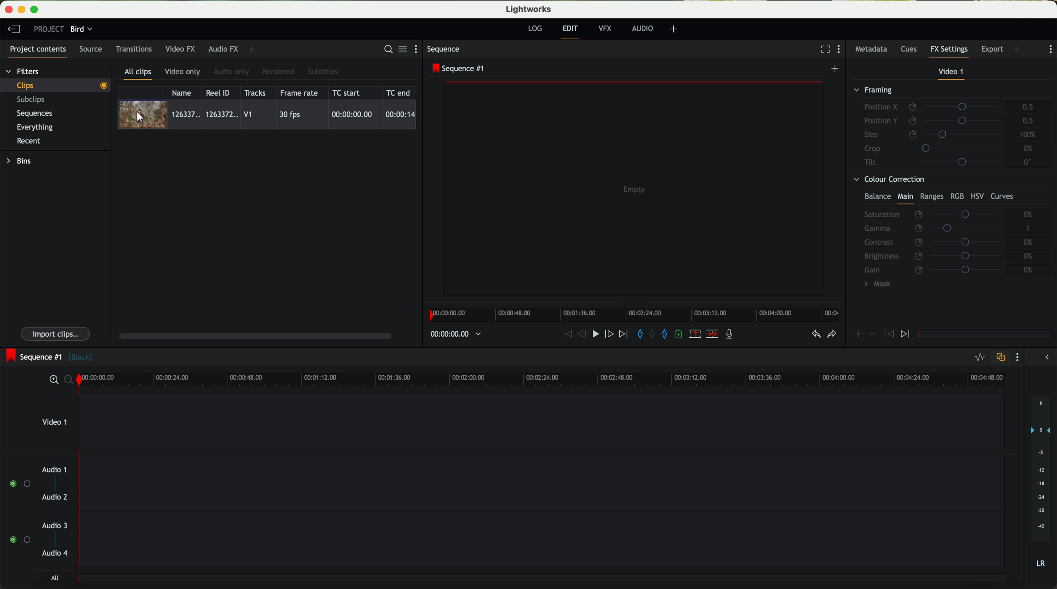  Describe the element at coordinates (638, 190) in the screenshot. I see `video preview` at that location.